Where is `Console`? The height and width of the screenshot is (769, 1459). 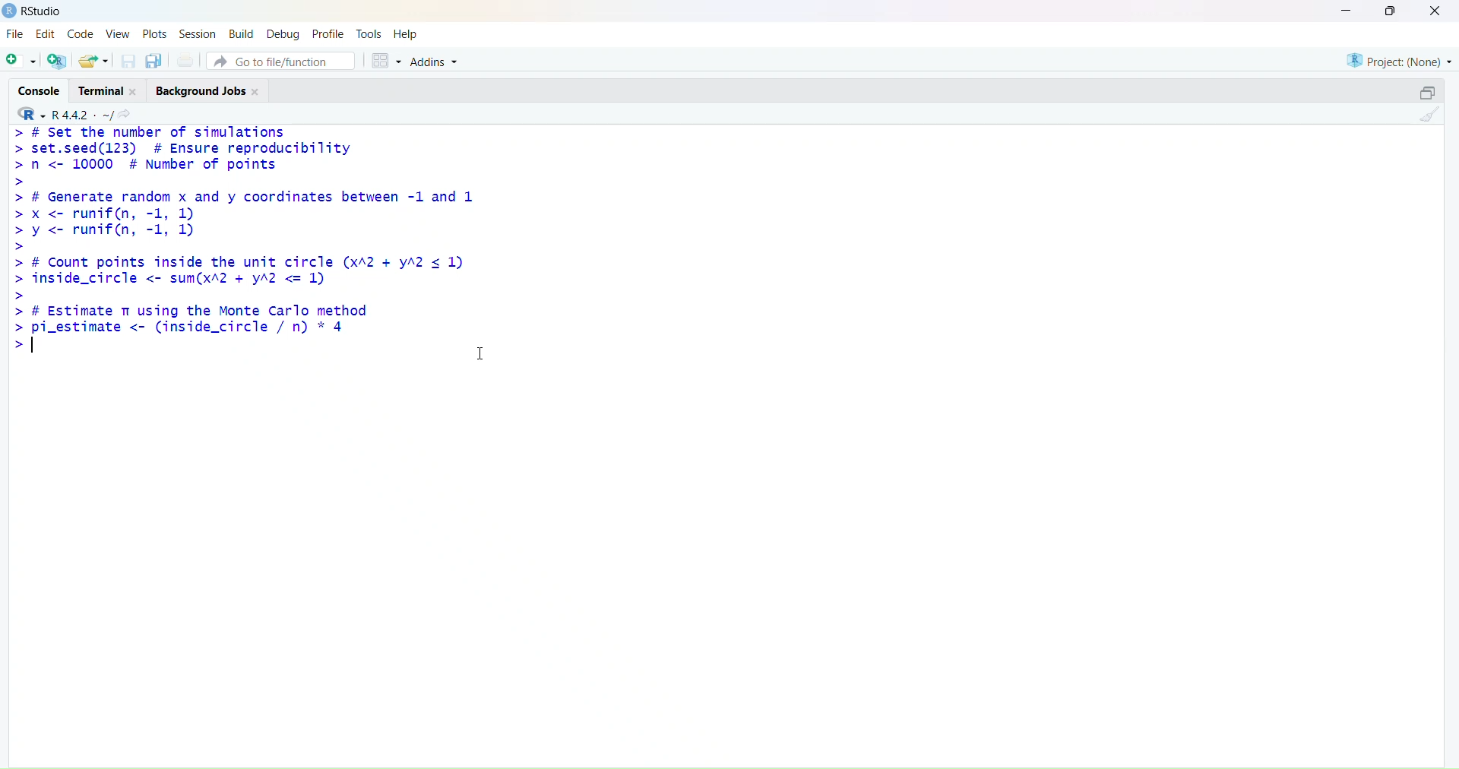 Console is located at coordinates (40, 90).